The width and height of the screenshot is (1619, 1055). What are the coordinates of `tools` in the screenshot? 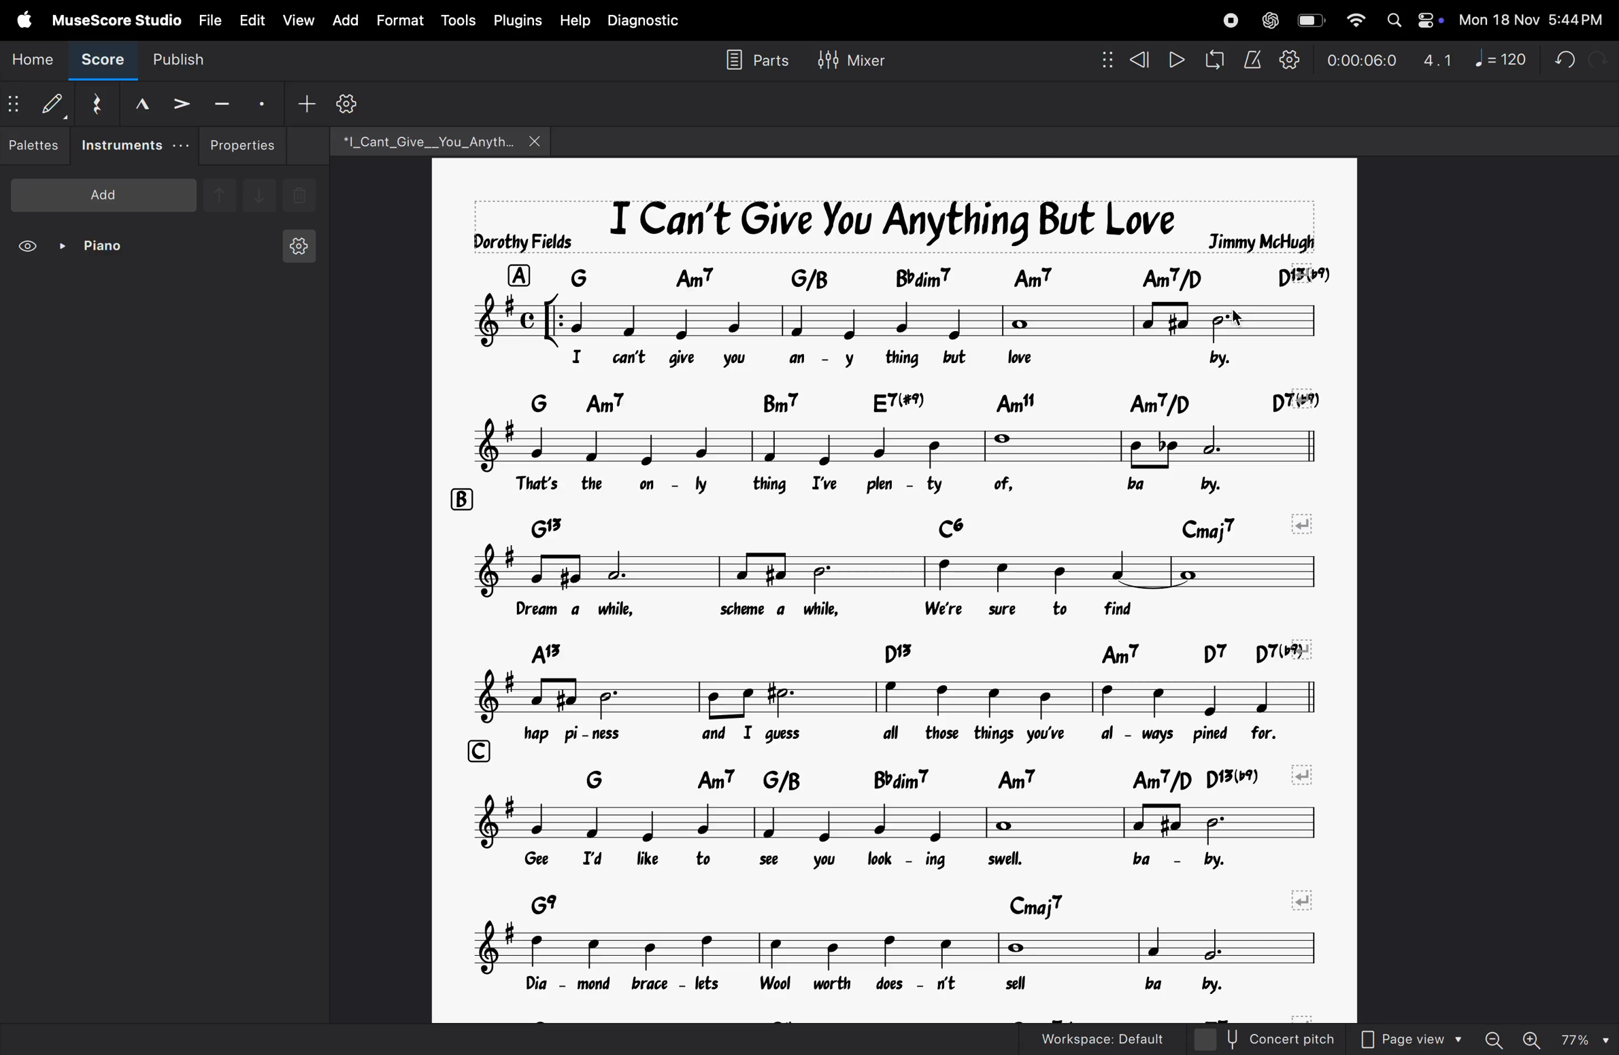 It's located at (458, 20).